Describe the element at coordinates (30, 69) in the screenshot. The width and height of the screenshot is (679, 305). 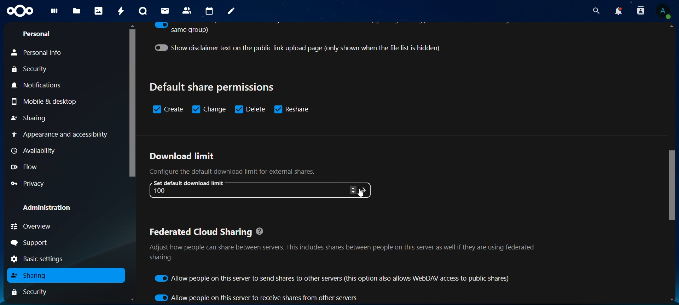
I see `security` at that location.